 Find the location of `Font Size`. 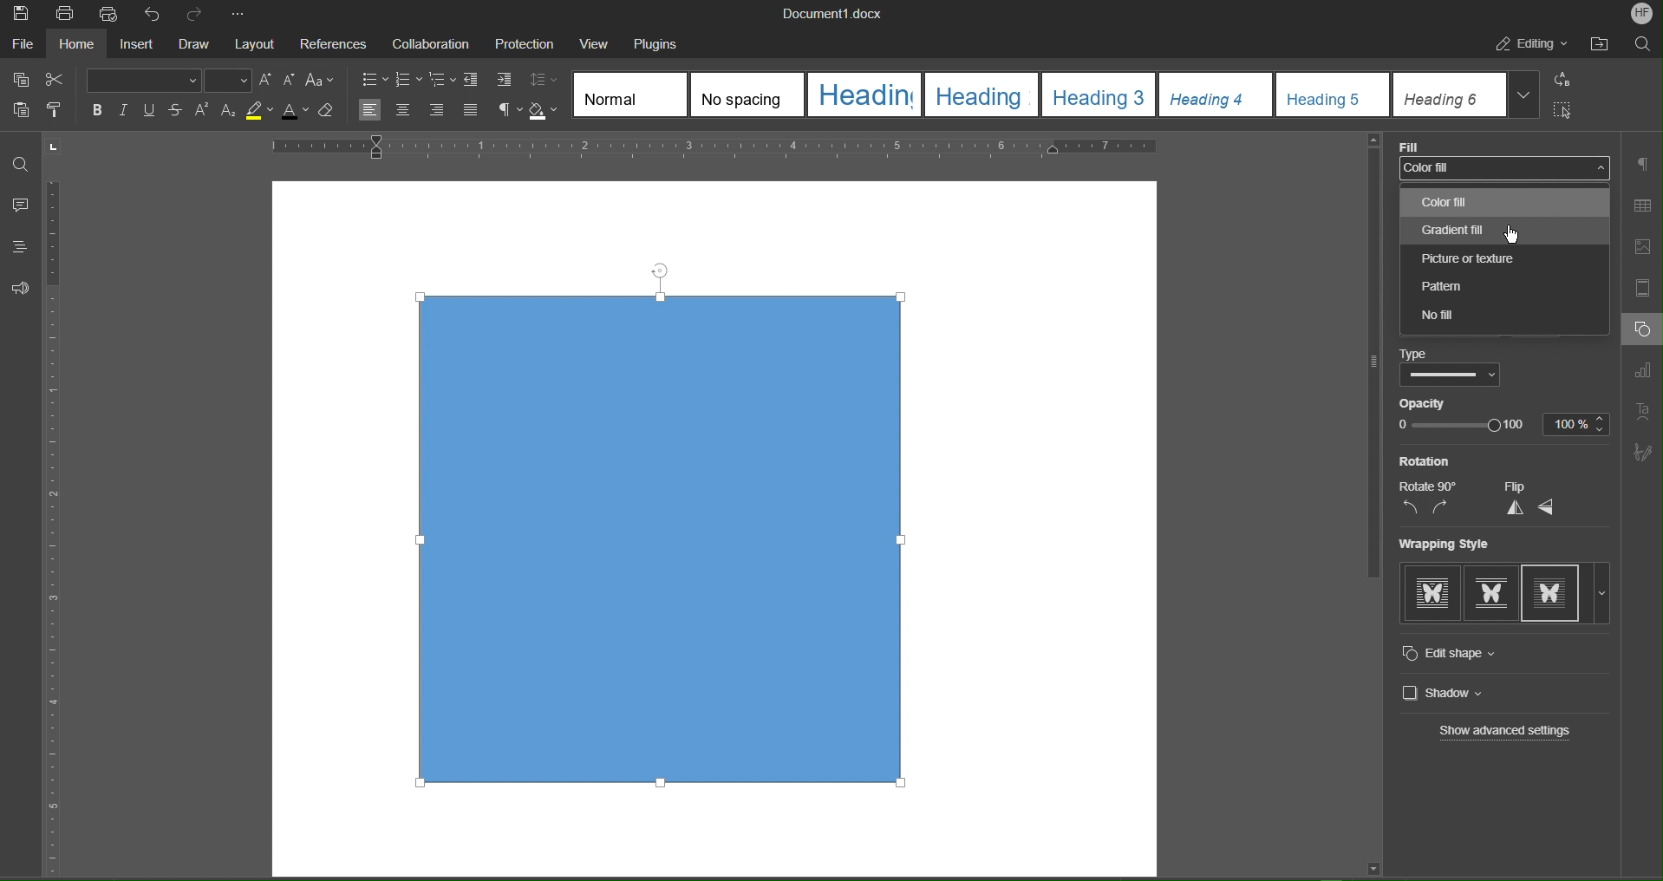

Font Size is located at coordinates (227, 82).